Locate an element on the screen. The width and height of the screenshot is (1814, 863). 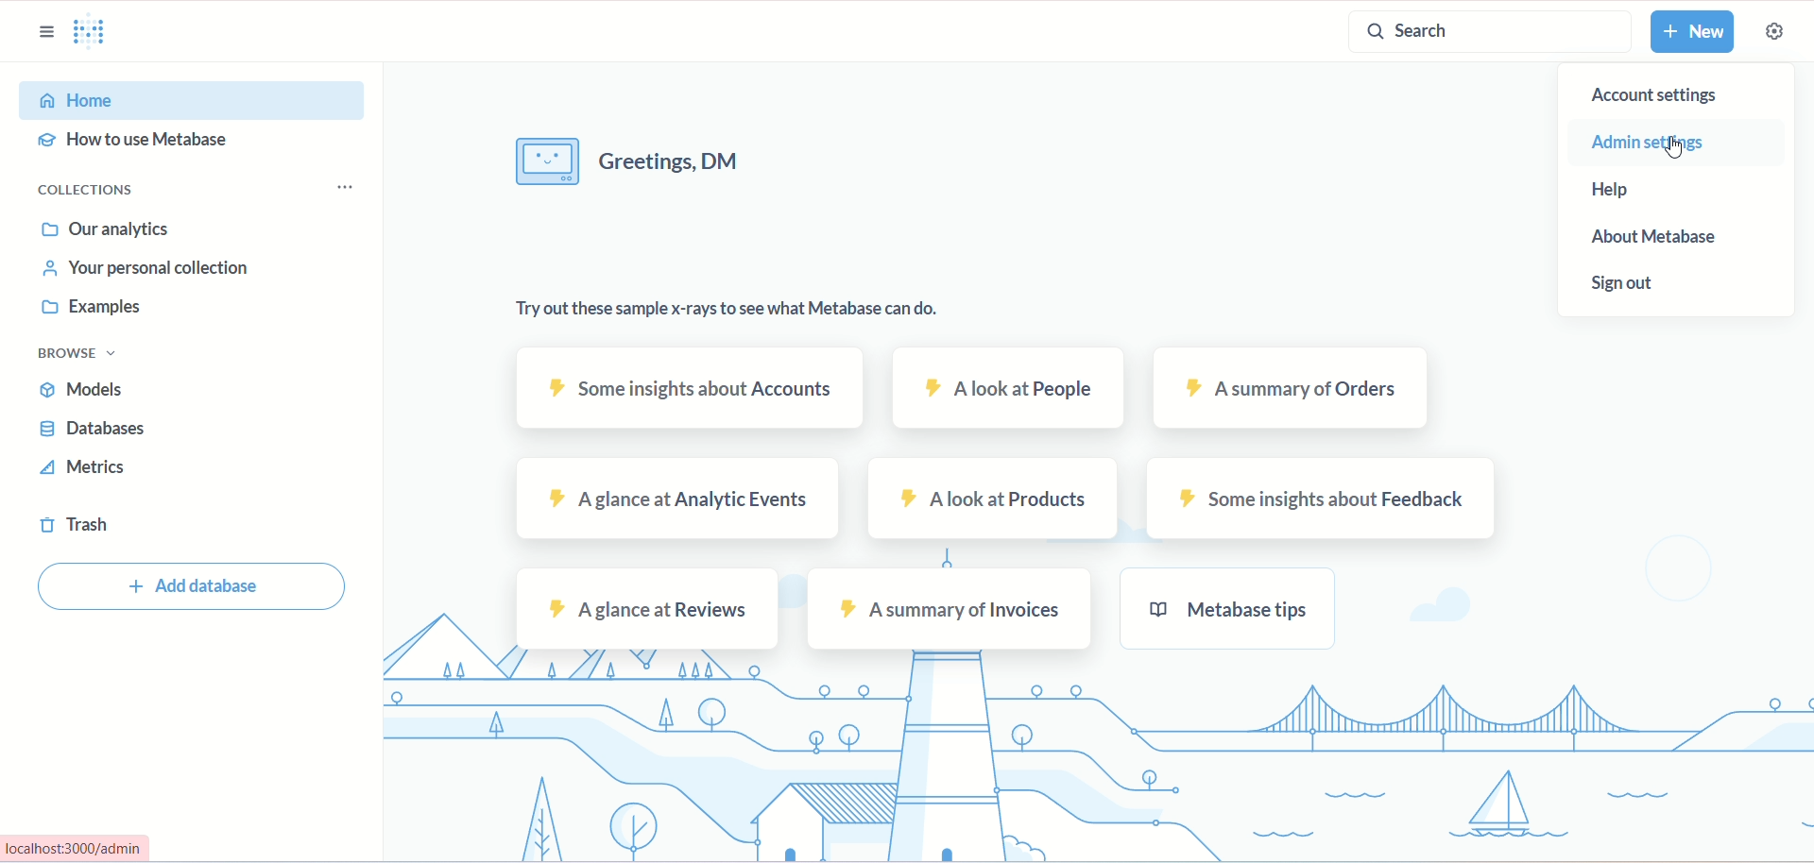
sign out is located at coordinates (1623, 287).